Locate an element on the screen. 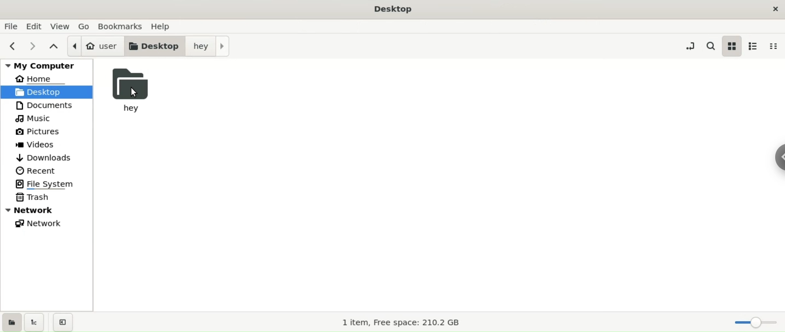 The height and width of the screenshot is (332, 785). cursor is located at coordinates (134, 93).